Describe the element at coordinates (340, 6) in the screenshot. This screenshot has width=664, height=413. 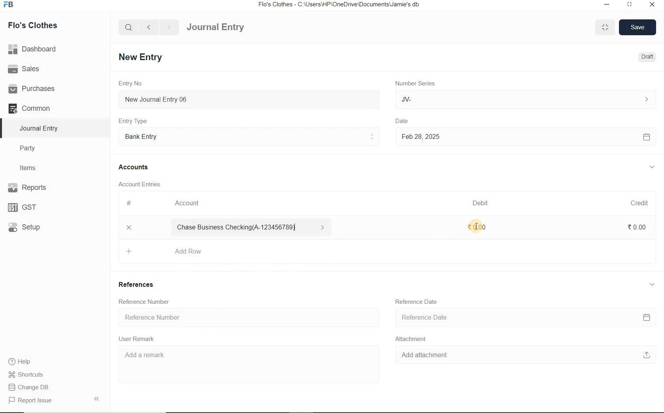
I see `Flo's Clothes - C:\Users\HP\OneDrive\Documents\Jamie's.db` at that location.